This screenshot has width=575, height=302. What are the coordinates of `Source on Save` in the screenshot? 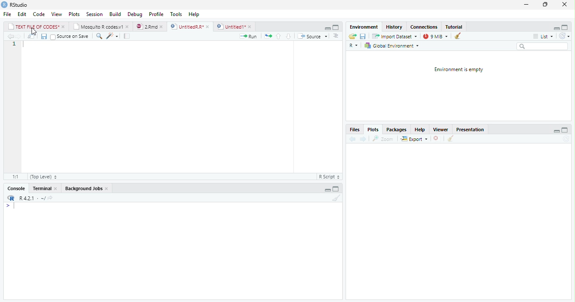 It's located at (71, 37).